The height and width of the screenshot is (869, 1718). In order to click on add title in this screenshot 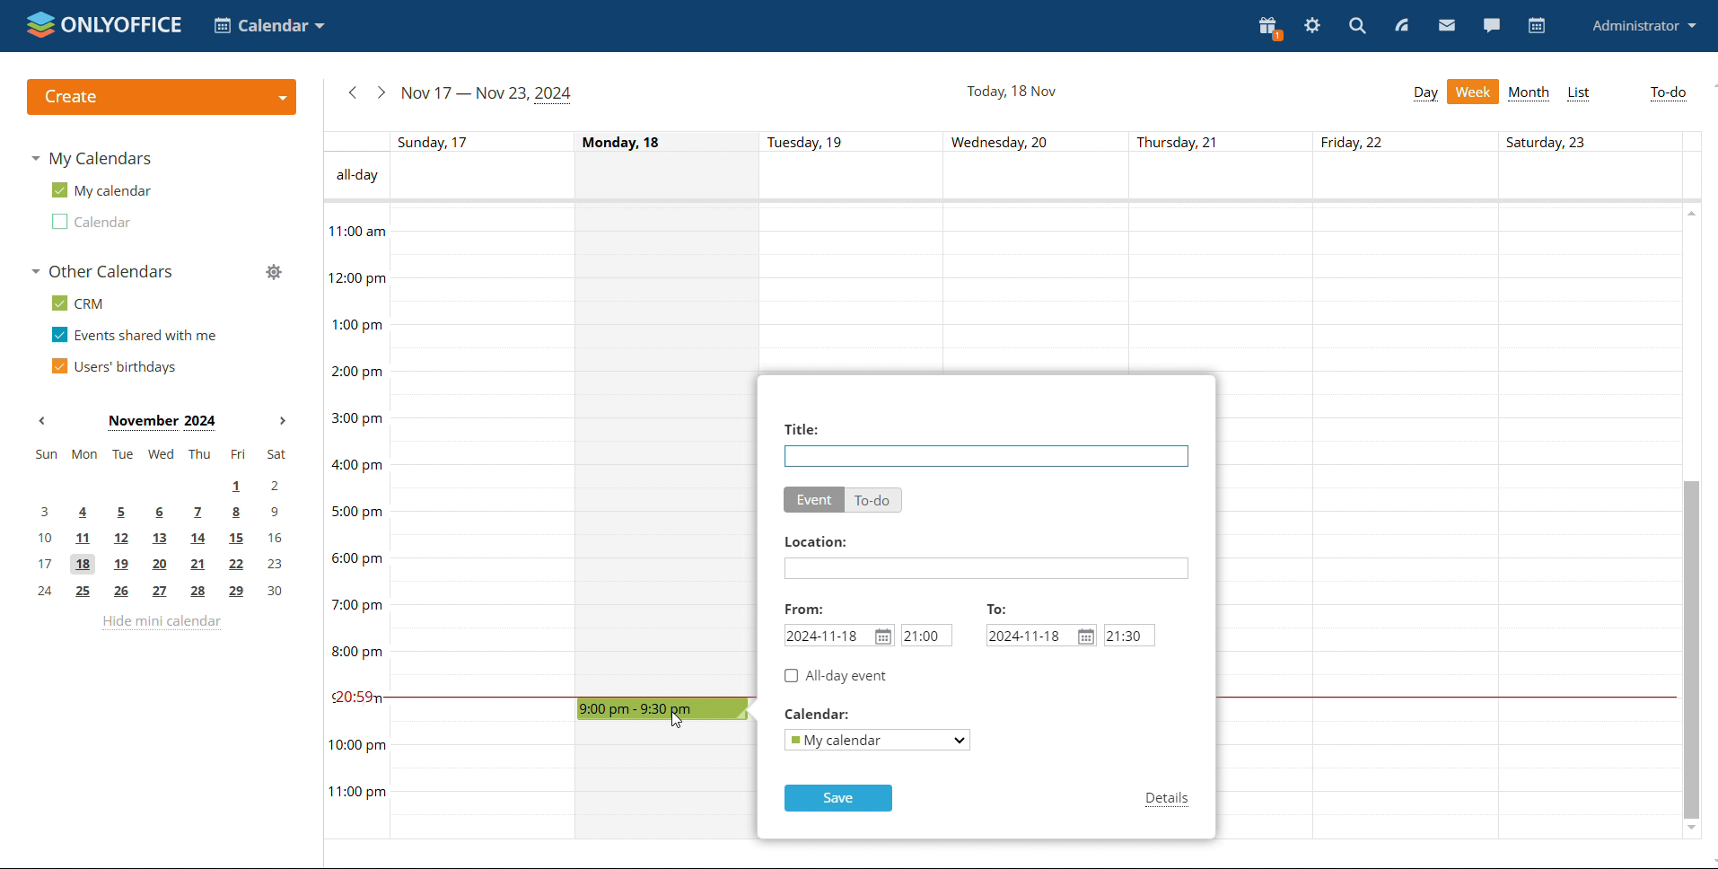, I will do `click(986, 456)`.